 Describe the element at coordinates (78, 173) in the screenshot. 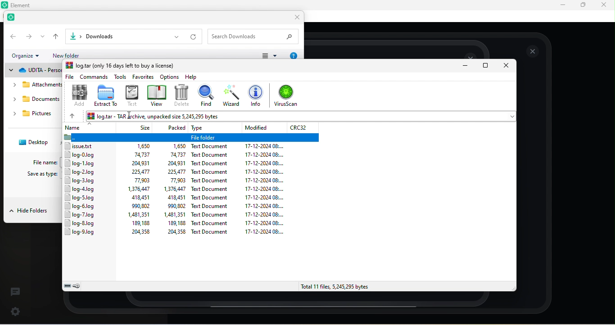

I see `log-2.log` at that location.